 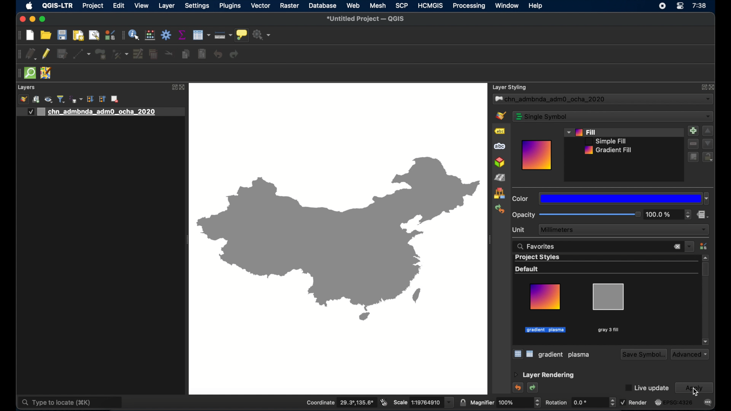 I want to click on open in new window, so click(x=699, y=87).